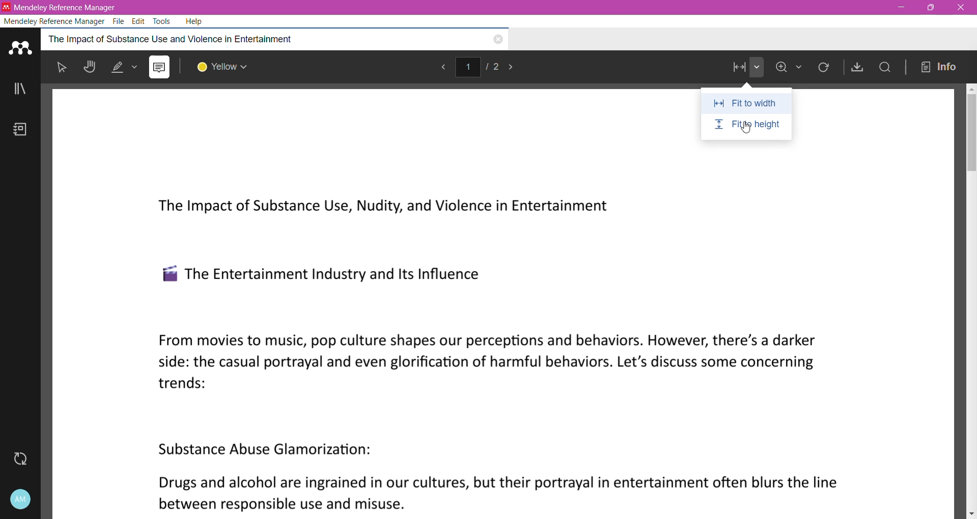 This screenshot has height=519, width=977. Describe the element at coordinates (971, 300) in the screenshot. I see `Vertical Scroll Bar` at that location.